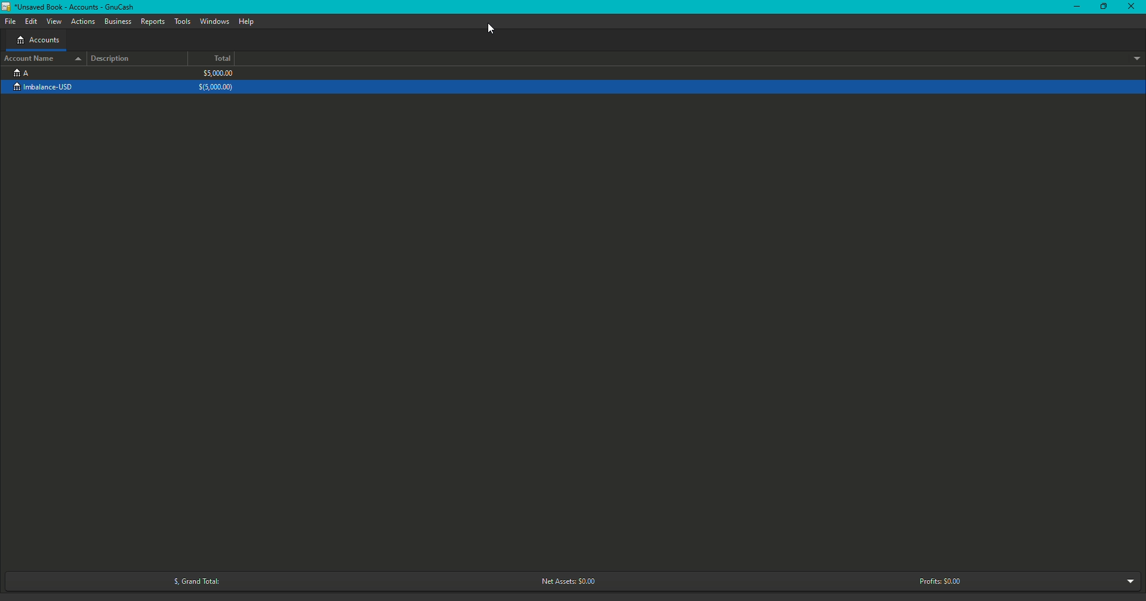  What do you see at coordinates (223, 59) in the screenshot?
I see `Total` at bounding box center [223, 59].